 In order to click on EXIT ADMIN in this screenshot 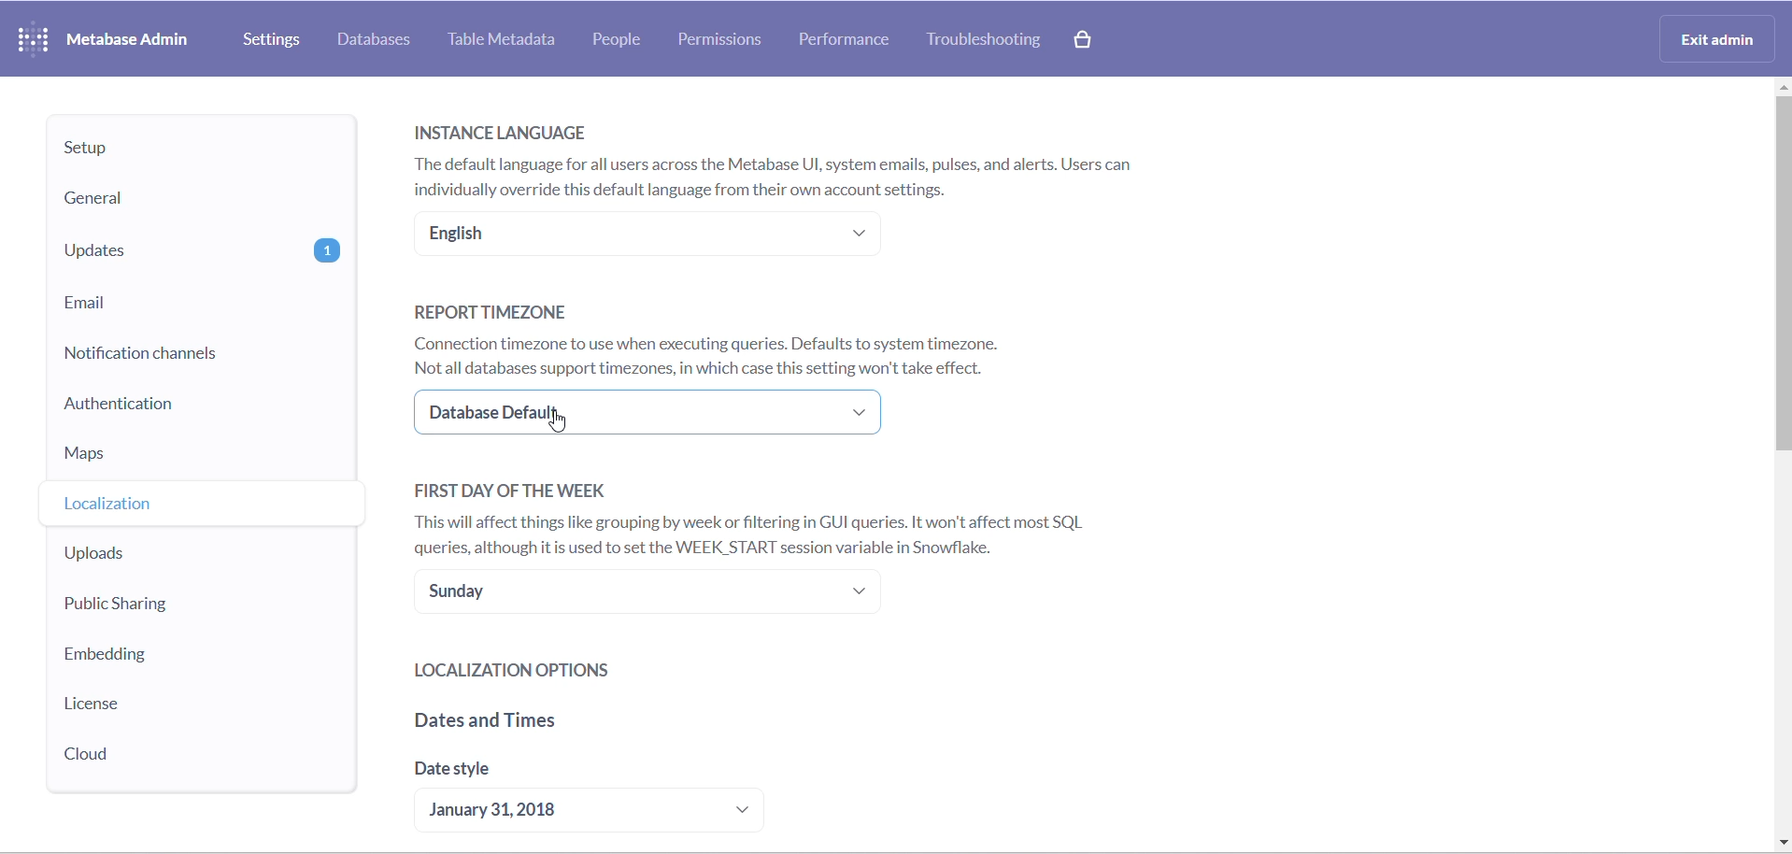, I will do `click(1722, 37)`.